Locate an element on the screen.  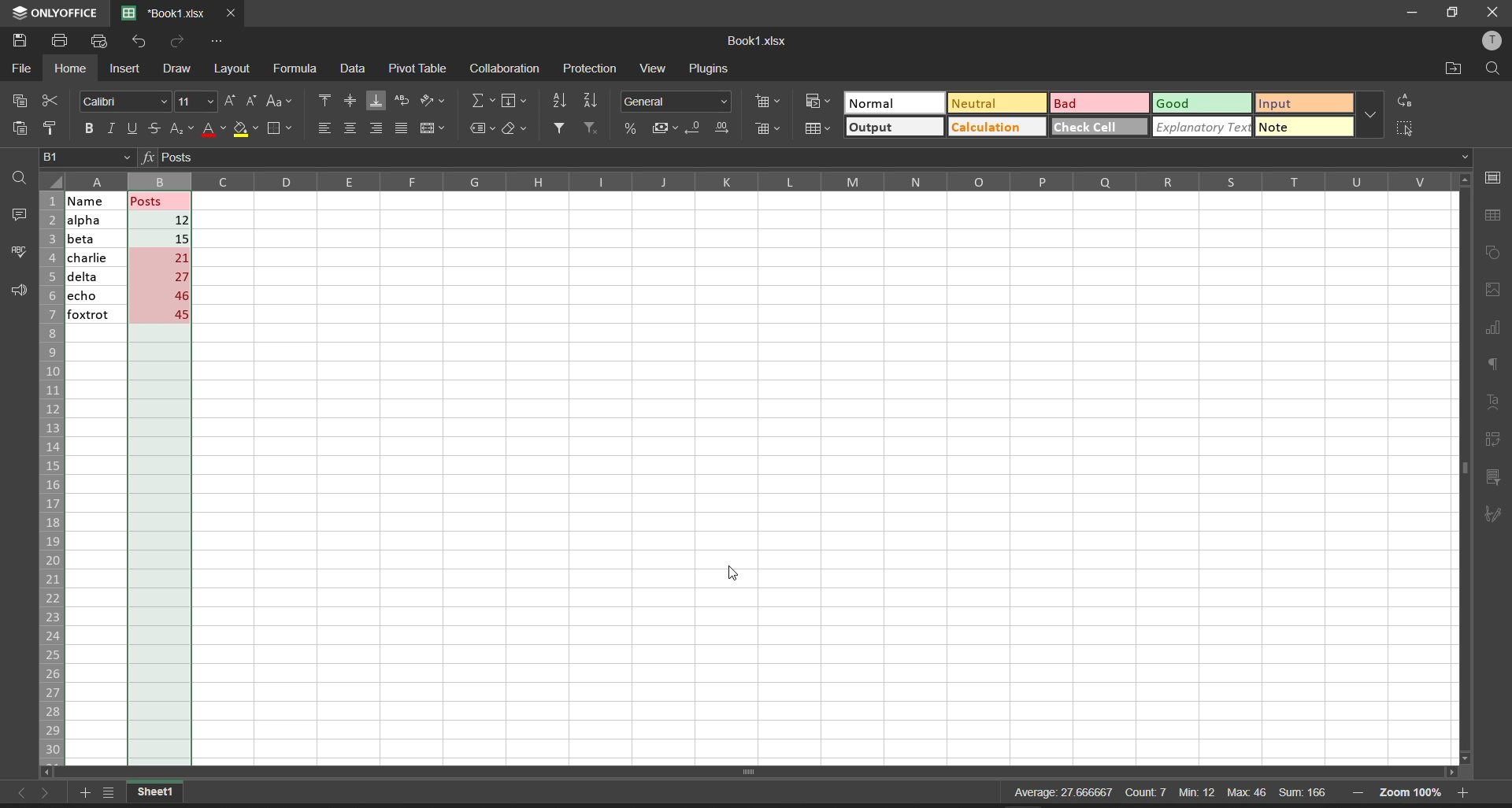
find is located at coordinates (1494, 68).